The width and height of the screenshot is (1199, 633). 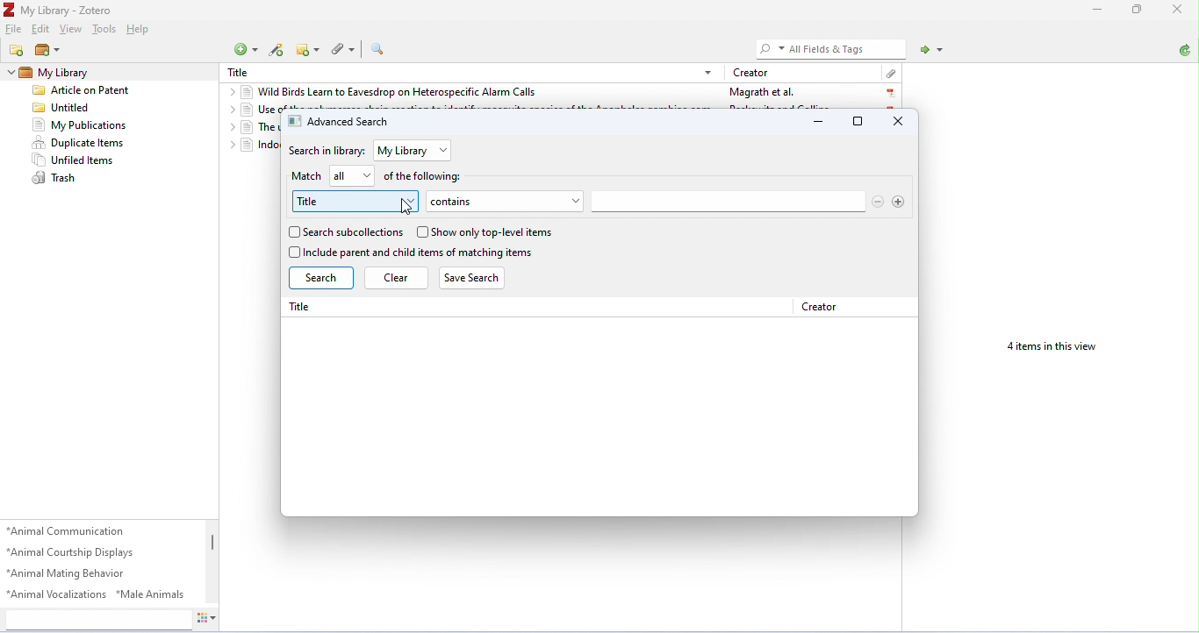 I want to click on my library, so click(x=60, y=74).